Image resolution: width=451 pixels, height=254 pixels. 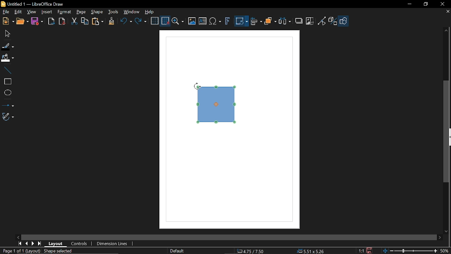 I want to click on Rectangle (selected diagram), so click(x=217, y=104).